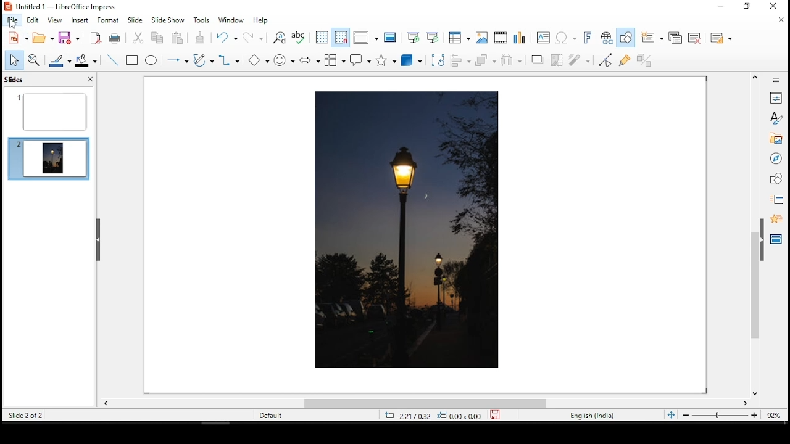  What do you see at coordinates (591, 417) in the screenshot?
I see `English` at bounding box center [591, 417].